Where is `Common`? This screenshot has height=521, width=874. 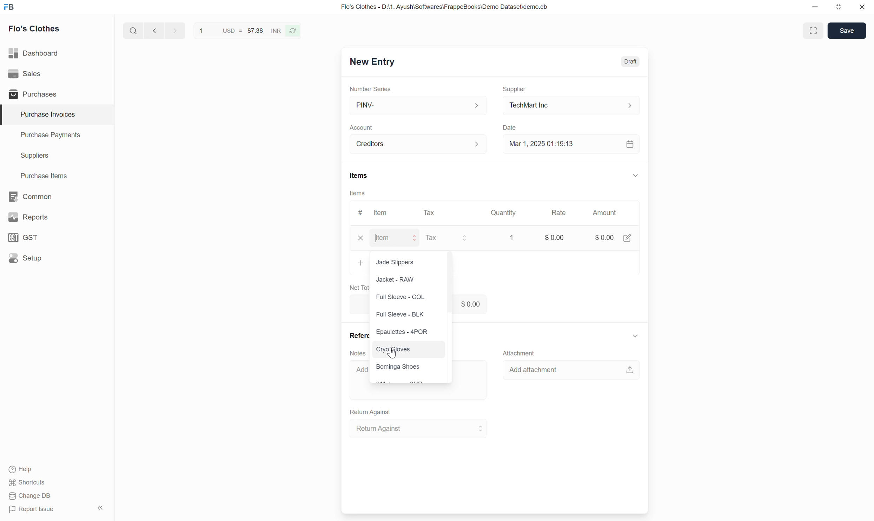 Common is located at coordinates (31, 196).